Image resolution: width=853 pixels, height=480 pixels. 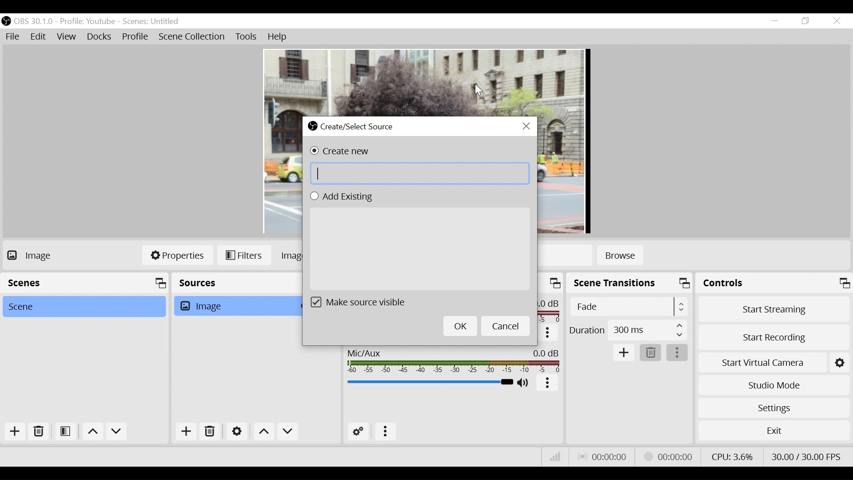 What do you see at coordinates (619, 256) in the screenshot?
I see `Browse ` at bounding box center [619, 256].